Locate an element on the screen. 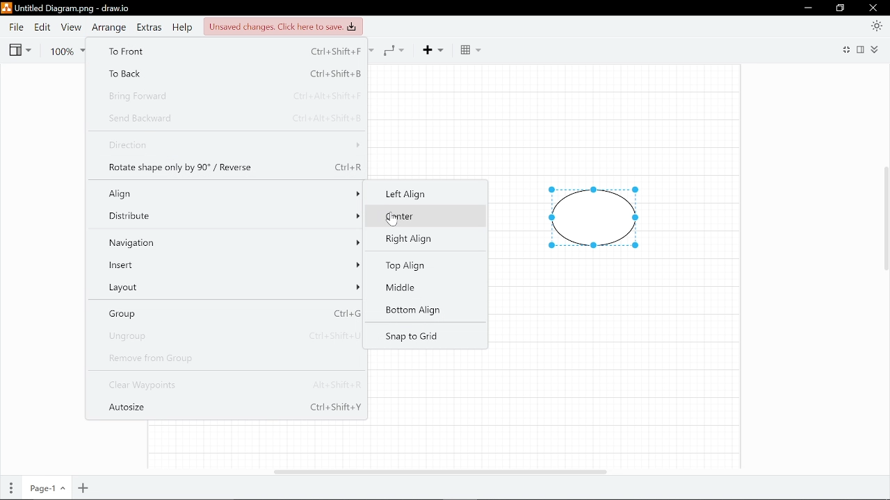 The image size is (890, 500). Navigation is located at coordinates (230, 242).